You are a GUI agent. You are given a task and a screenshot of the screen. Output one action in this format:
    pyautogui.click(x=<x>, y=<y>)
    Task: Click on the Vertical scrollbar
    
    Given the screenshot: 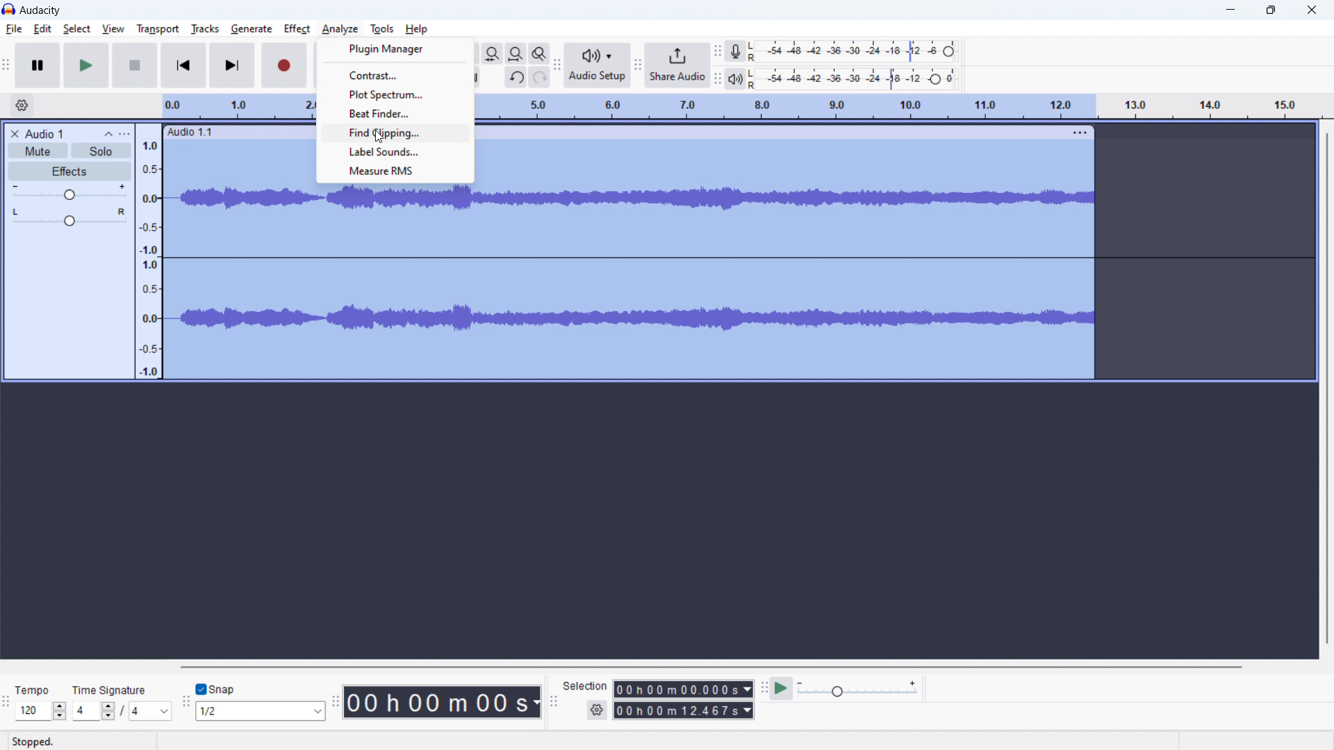 What is the action you would take?
    pyautogui.click(x=1316, y=395)
    